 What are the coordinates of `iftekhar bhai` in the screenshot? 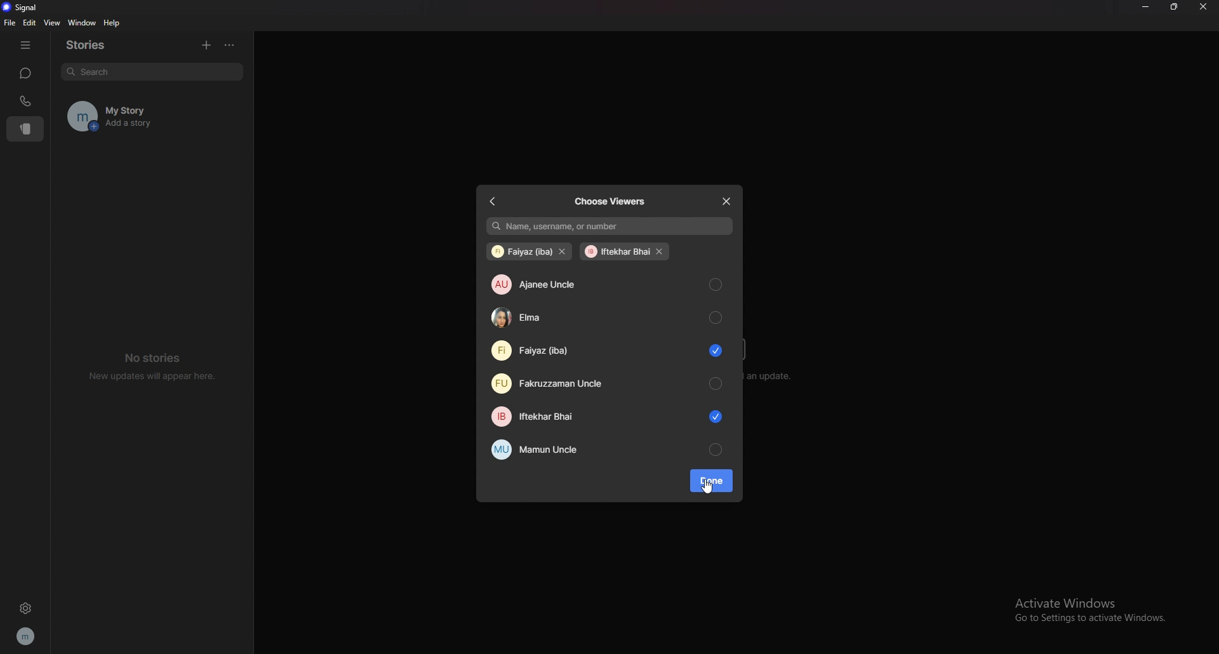 It's located at (616, 252).